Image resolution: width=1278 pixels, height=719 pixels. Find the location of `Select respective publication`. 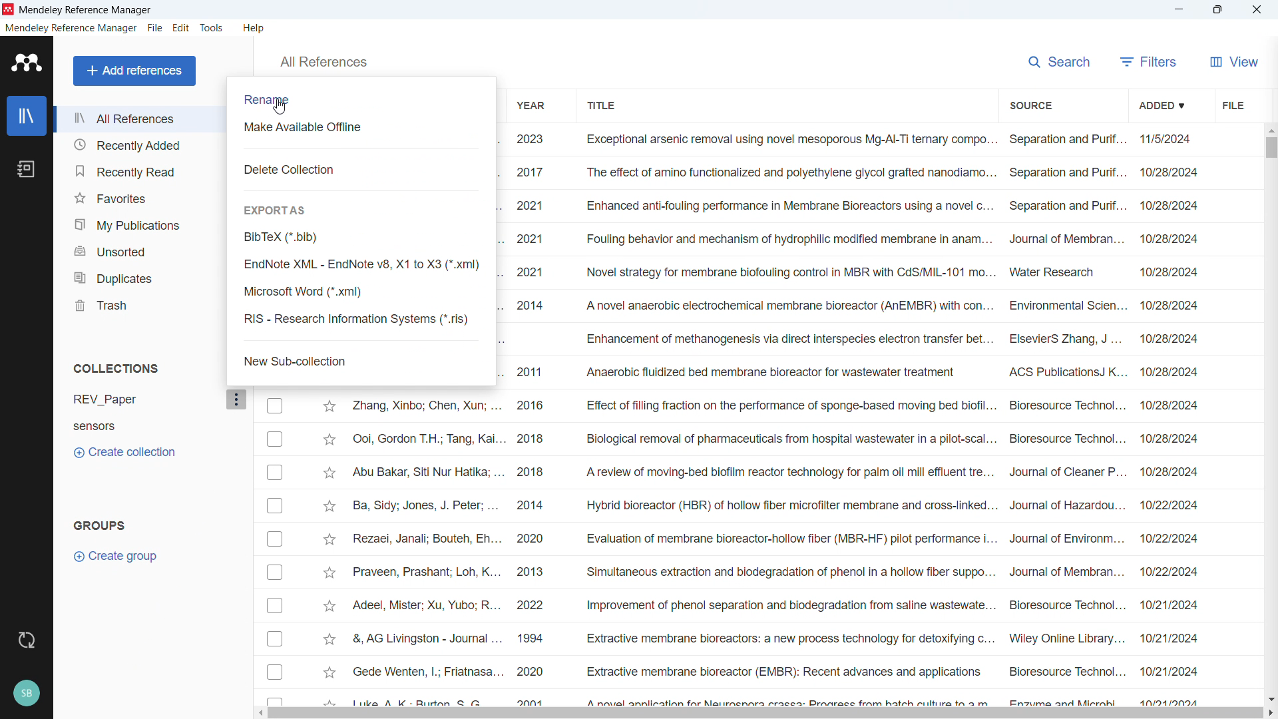

Select respective publication is located at coordinates (275, 405).